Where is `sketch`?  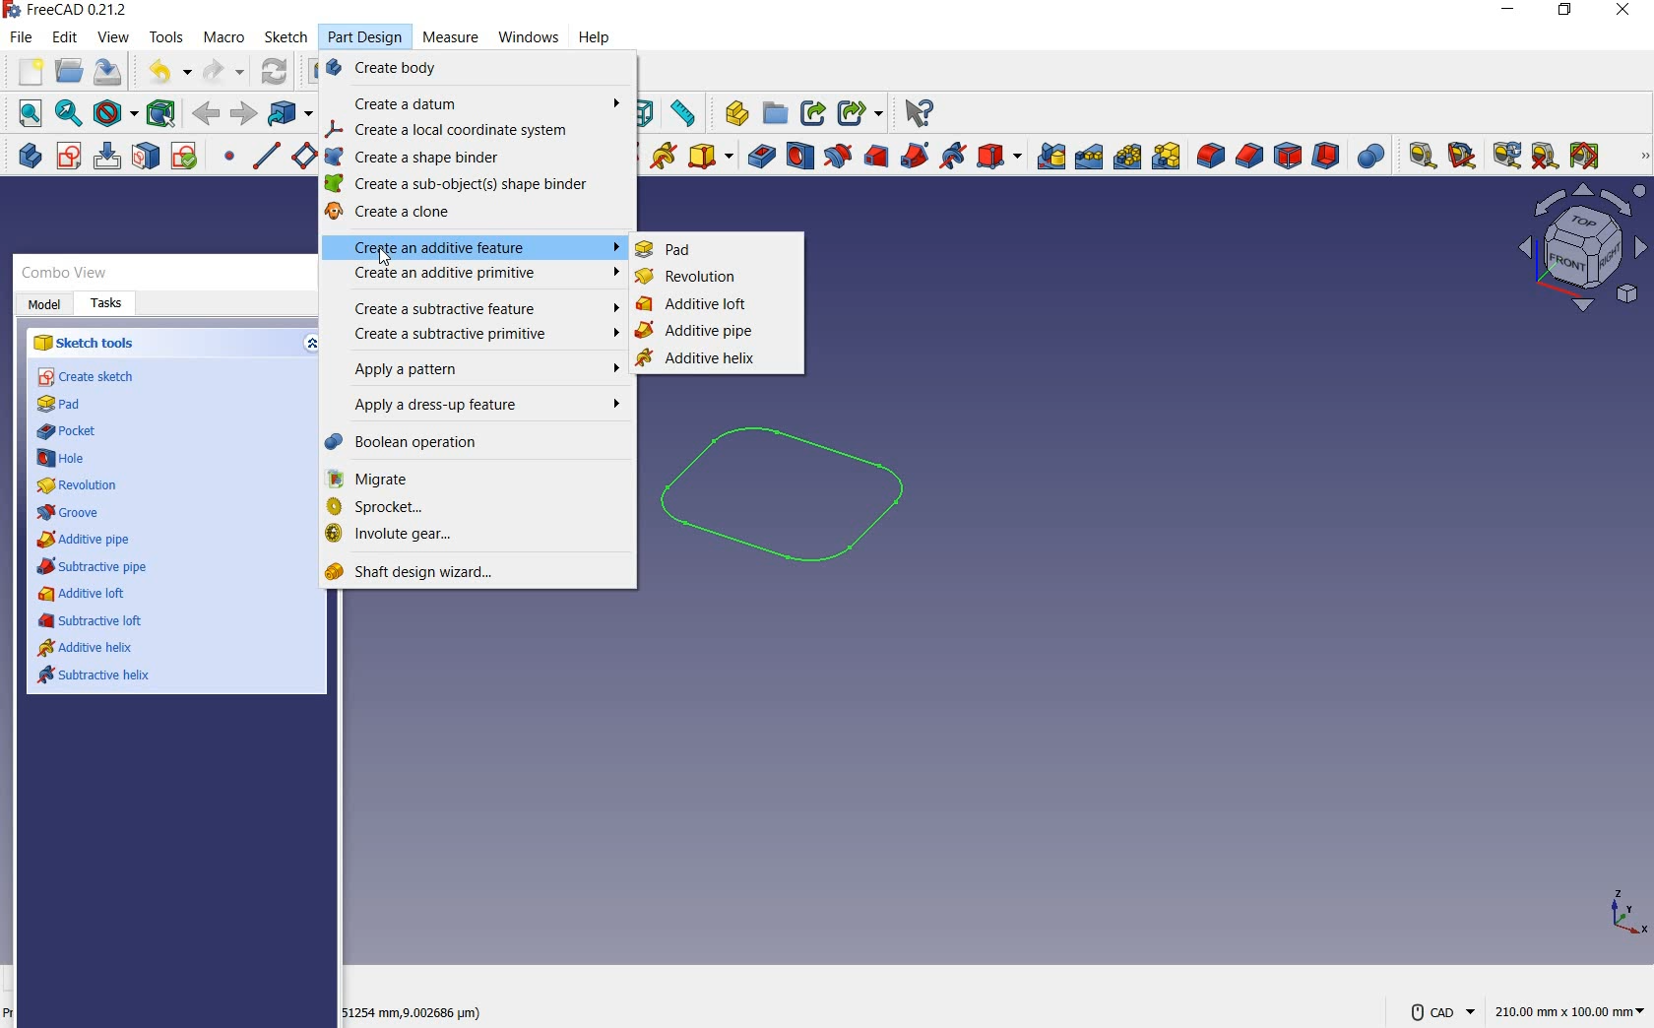 sketch is located at coordinates (286, 37).